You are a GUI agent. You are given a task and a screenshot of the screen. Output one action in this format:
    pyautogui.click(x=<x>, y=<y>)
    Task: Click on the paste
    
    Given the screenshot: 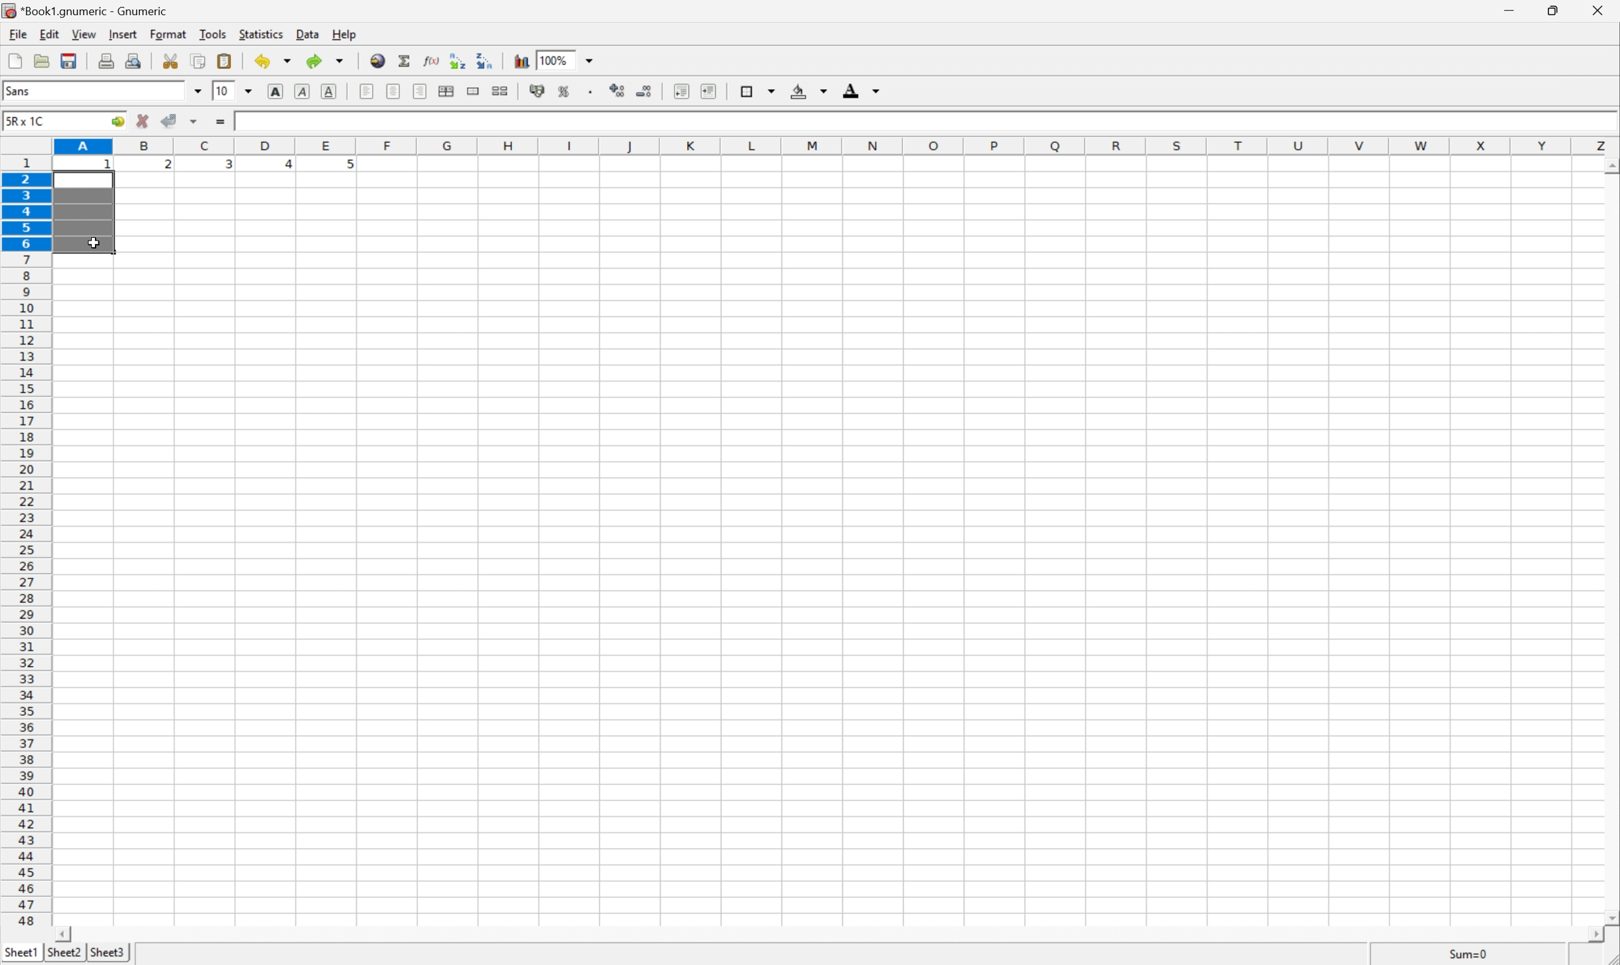 What is the action you would take?
    pyautogui.click(x=224, y=59)
    